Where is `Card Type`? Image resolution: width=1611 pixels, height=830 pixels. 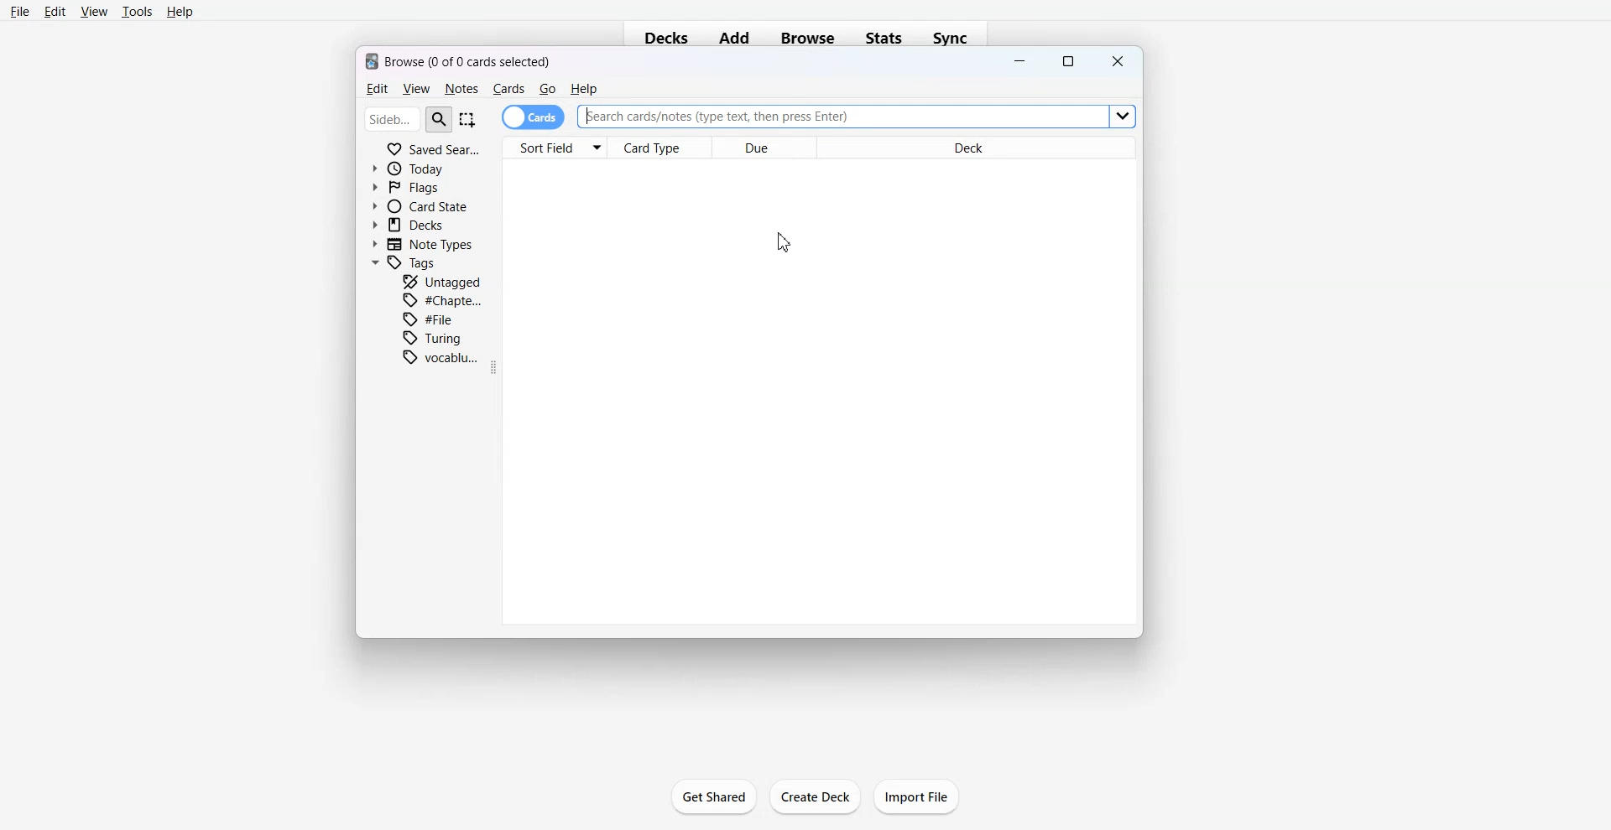 Card Type is located at coordinates (661, 148).